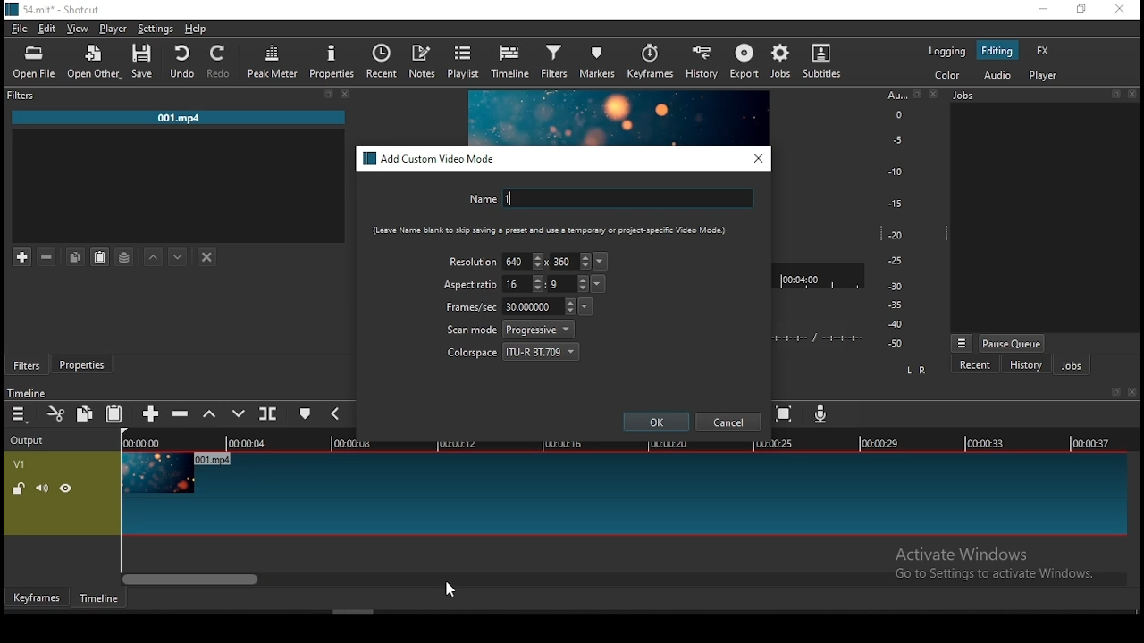 Image resolution: width=1144 pixels, height=643 pixels. Describe the element at coordinates (917, 95) in the screenshot. I see `restore` at that location.